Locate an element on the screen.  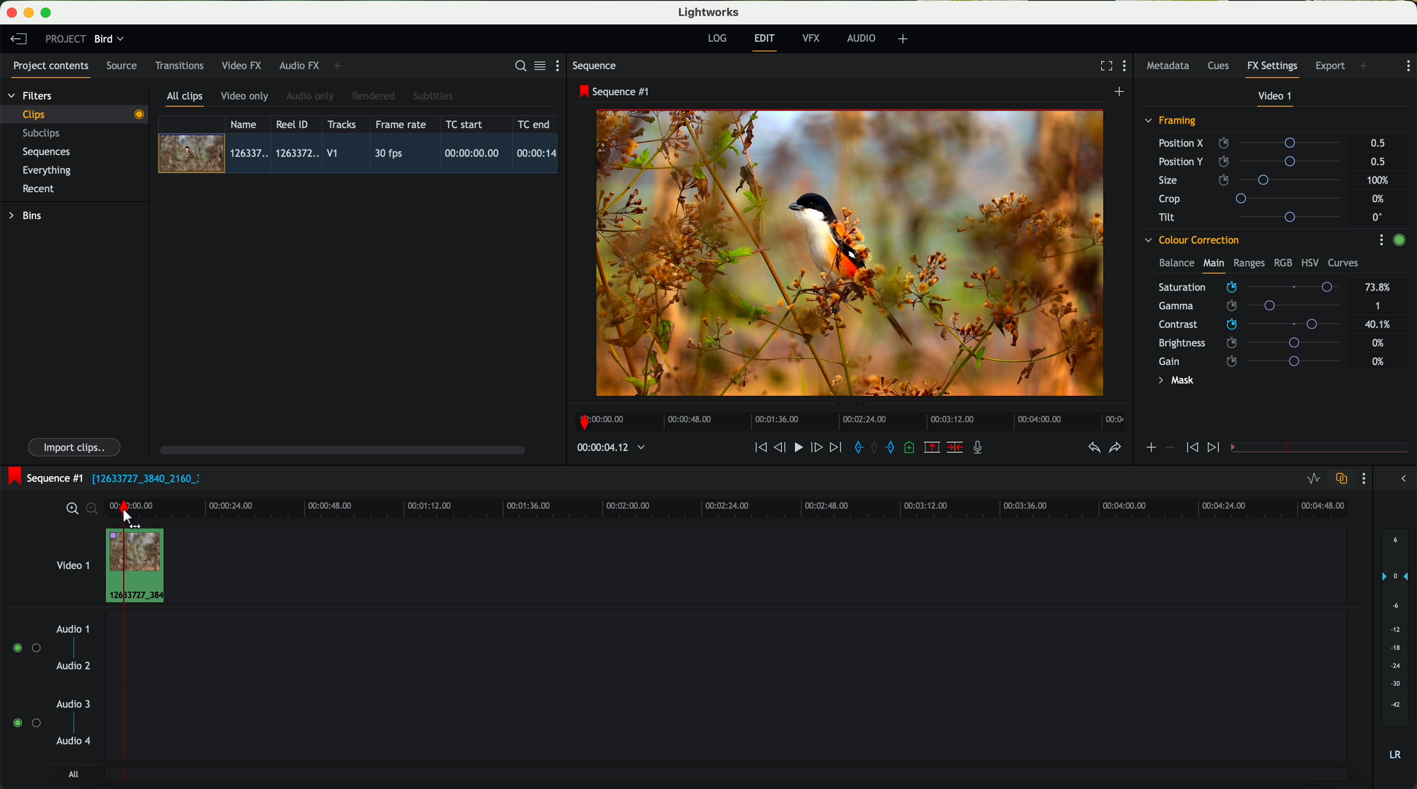
edit is located at coordinates (766, 41).